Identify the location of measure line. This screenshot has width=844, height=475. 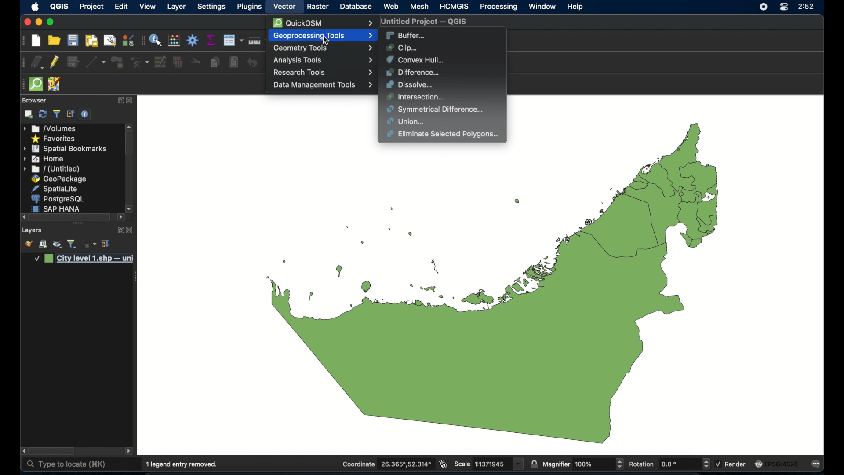
(254, 40).